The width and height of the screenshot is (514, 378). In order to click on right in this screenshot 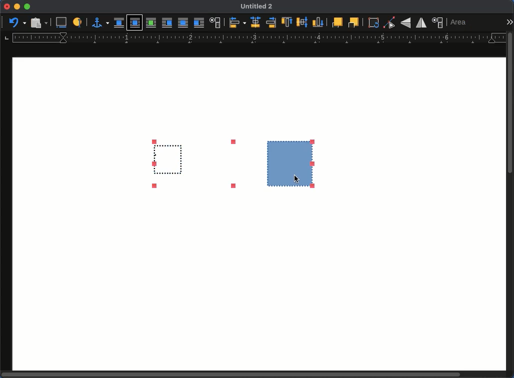, I will do `click(271, 22)`.